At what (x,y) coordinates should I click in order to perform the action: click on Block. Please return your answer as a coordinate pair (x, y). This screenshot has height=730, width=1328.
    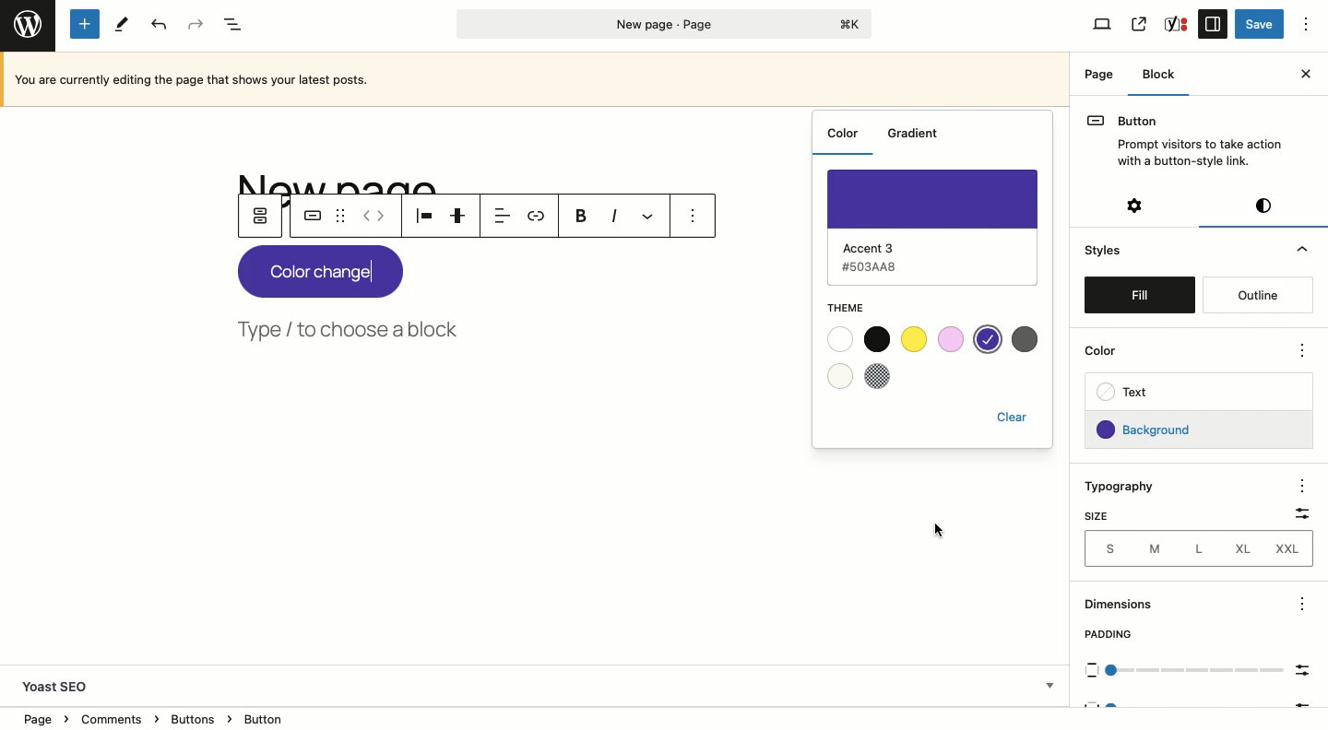
    Looking at the image, I should click on (1159, 80).